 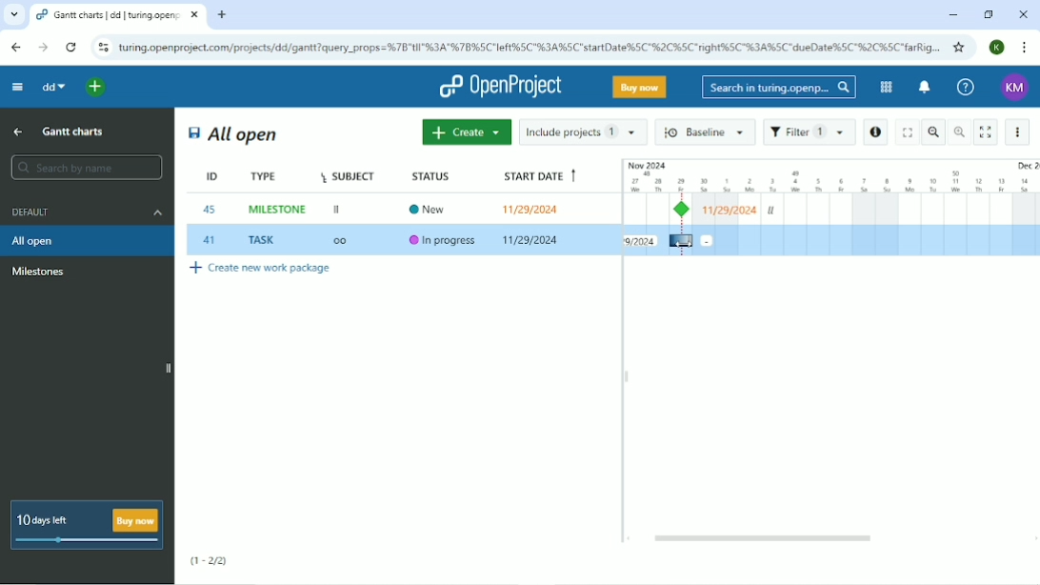 What do you see at coordinates (885, 87) in the screenshot?
I see `Modules` at bounding box center [885, 87].